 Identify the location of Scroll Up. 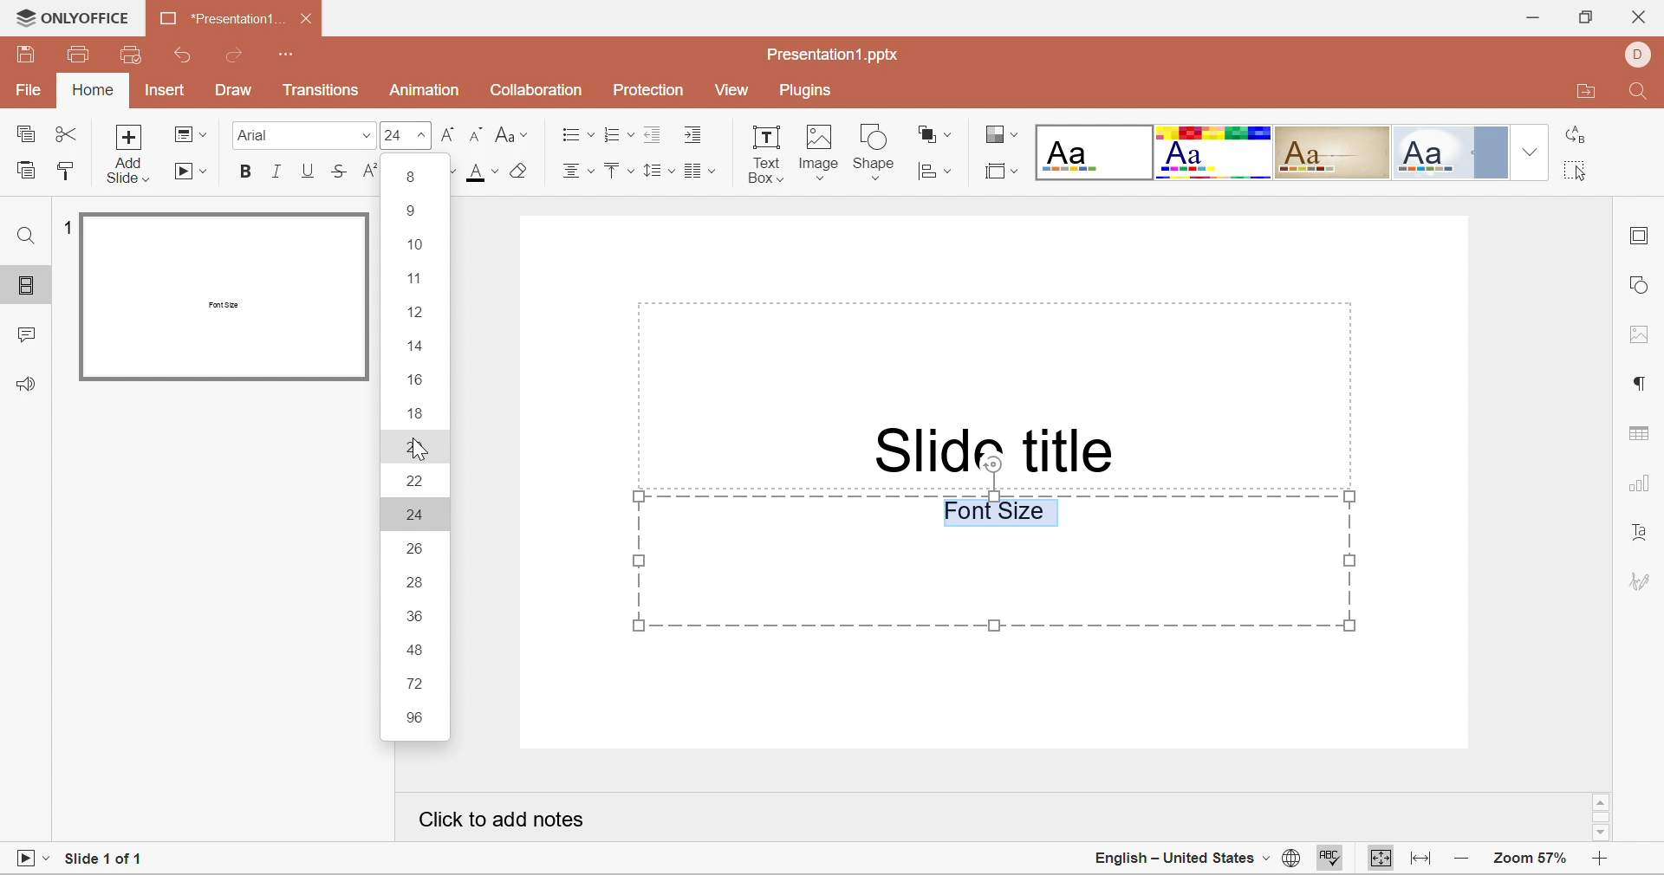
(1603, 800).